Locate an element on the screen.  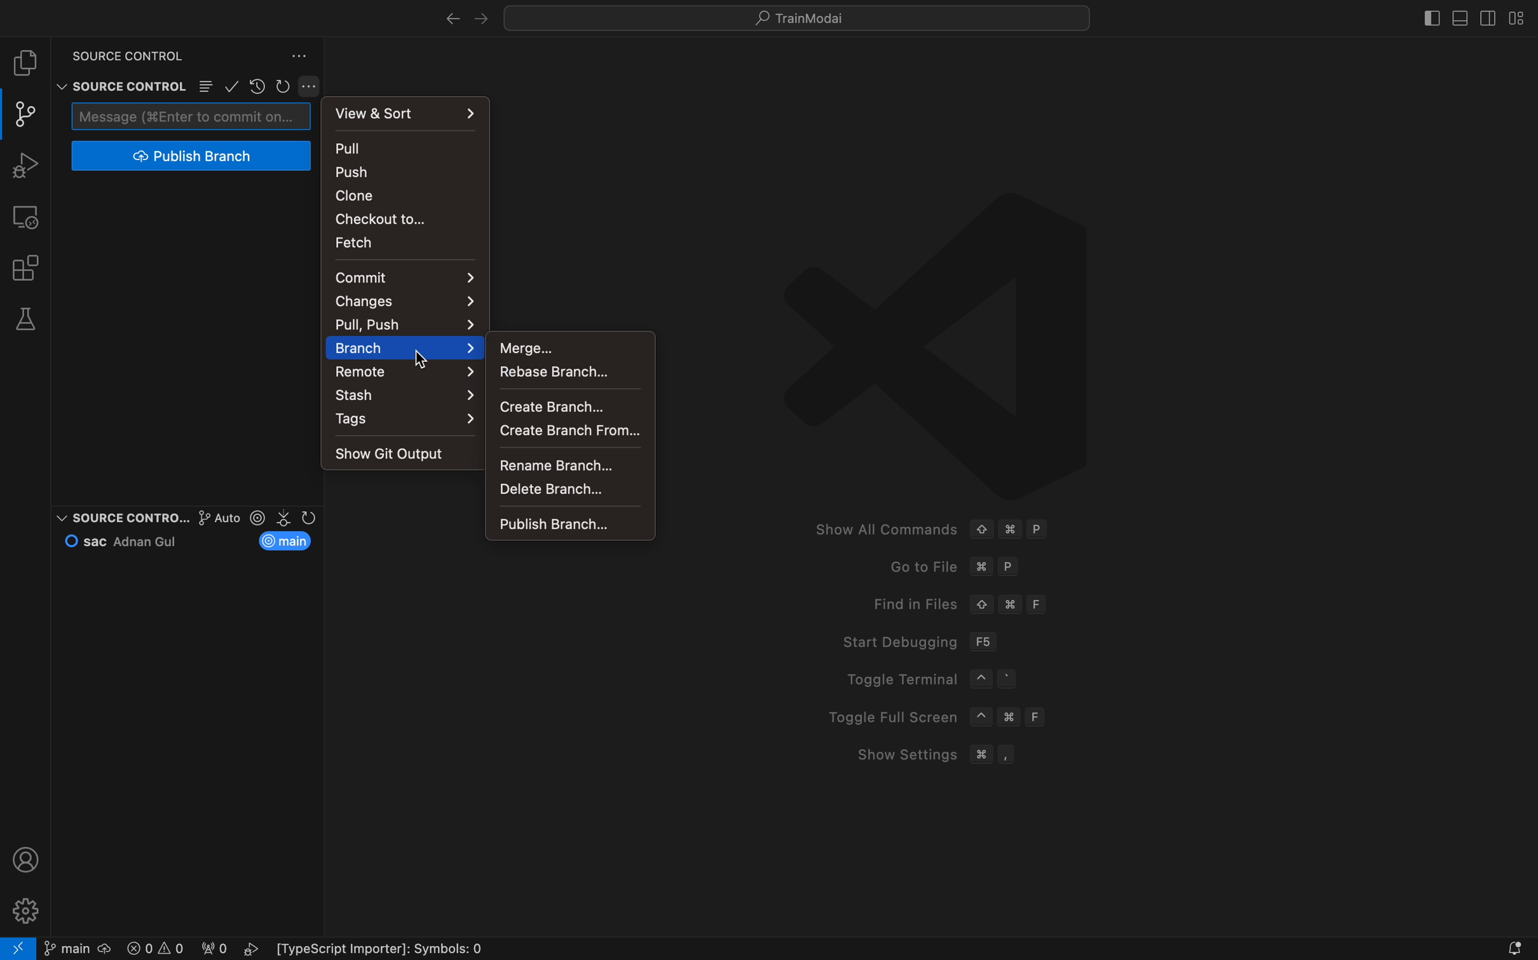
fetch  is located at coordinates (395, 242).